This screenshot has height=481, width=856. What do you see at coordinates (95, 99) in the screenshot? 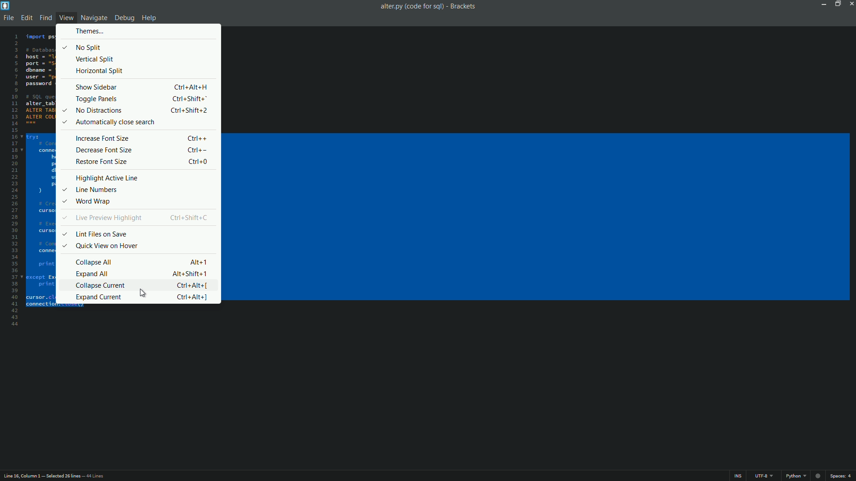
I see `toggle panels` at bounding box center [95, 99].